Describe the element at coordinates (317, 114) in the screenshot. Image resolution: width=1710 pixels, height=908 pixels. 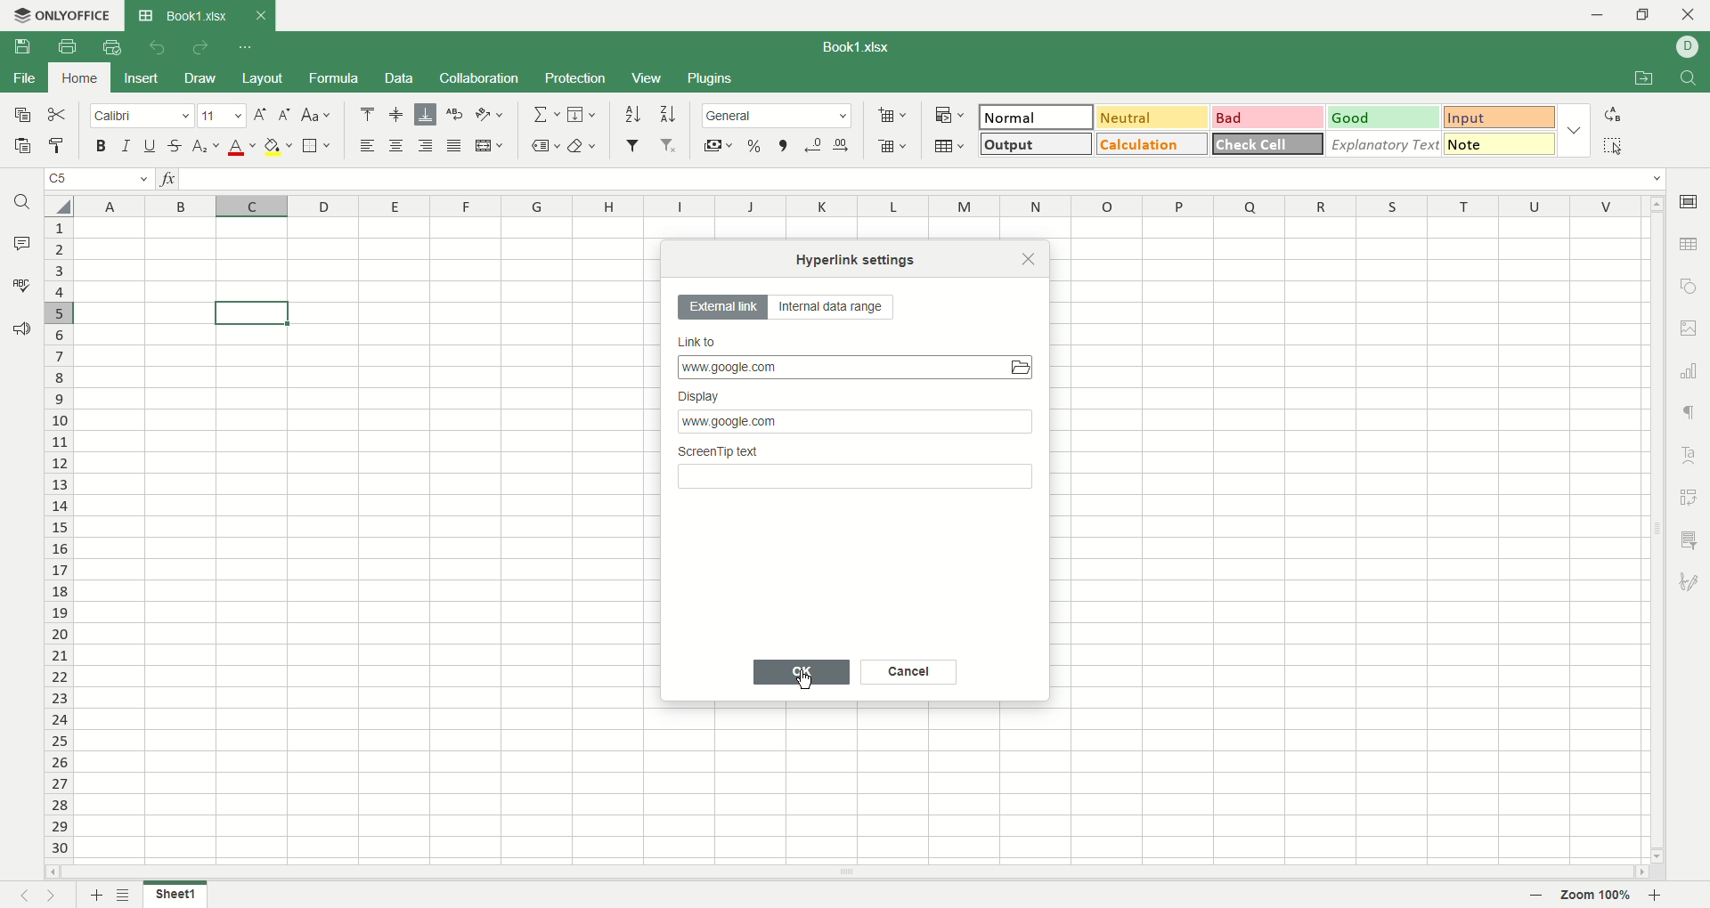
I see `case` at that location.